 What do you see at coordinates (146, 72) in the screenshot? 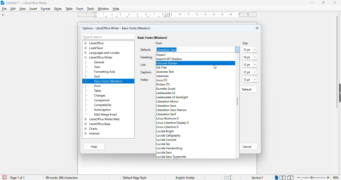
I see `caption: ` at bounding box center [146, 72].